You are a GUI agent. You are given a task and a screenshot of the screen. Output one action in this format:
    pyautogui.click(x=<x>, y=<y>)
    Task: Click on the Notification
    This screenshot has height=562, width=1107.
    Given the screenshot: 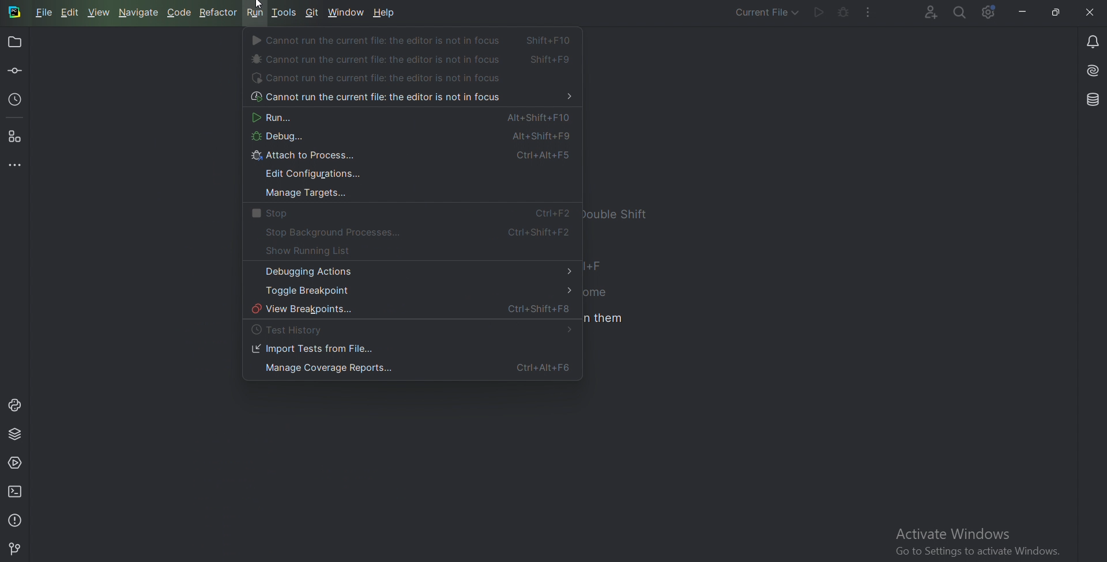 What is the action you would take?
    pyautogui.click(x=1091, y=41)
    